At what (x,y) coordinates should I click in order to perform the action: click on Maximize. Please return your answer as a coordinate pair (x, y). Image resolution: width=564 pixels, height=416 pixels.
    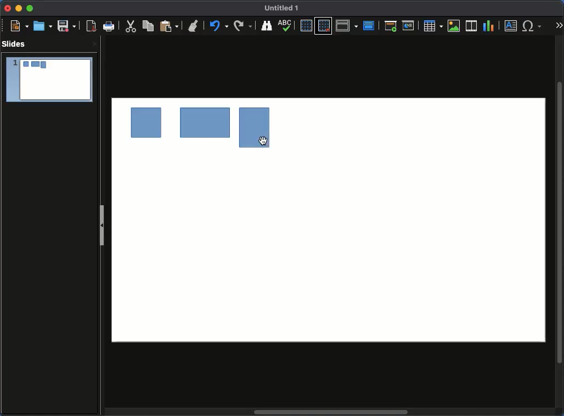
    Looking at the image, I should click on (31, 8).